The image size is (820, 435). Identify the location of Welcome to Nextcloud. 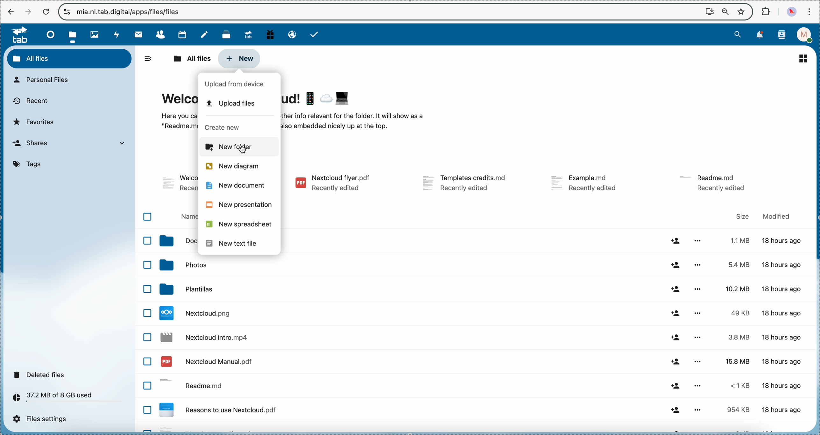
(177, 112).